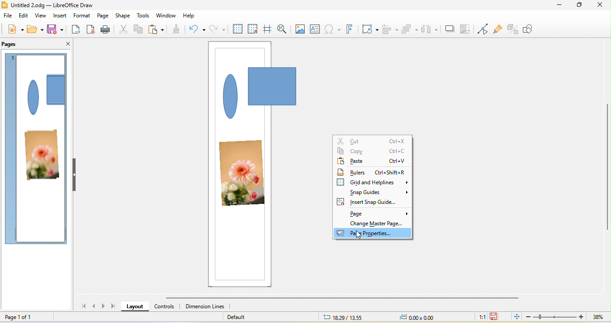 This screenshot has width=611, height=323. Describe the element at coordinates (13, 57) in the screenshot. I see `page 1` at that location.